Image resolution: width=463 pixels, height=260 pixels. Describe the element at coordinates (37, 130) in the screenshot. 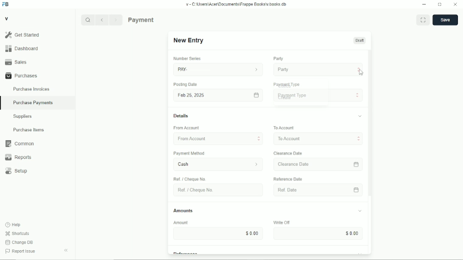

I see `Purchase Items` at that location.